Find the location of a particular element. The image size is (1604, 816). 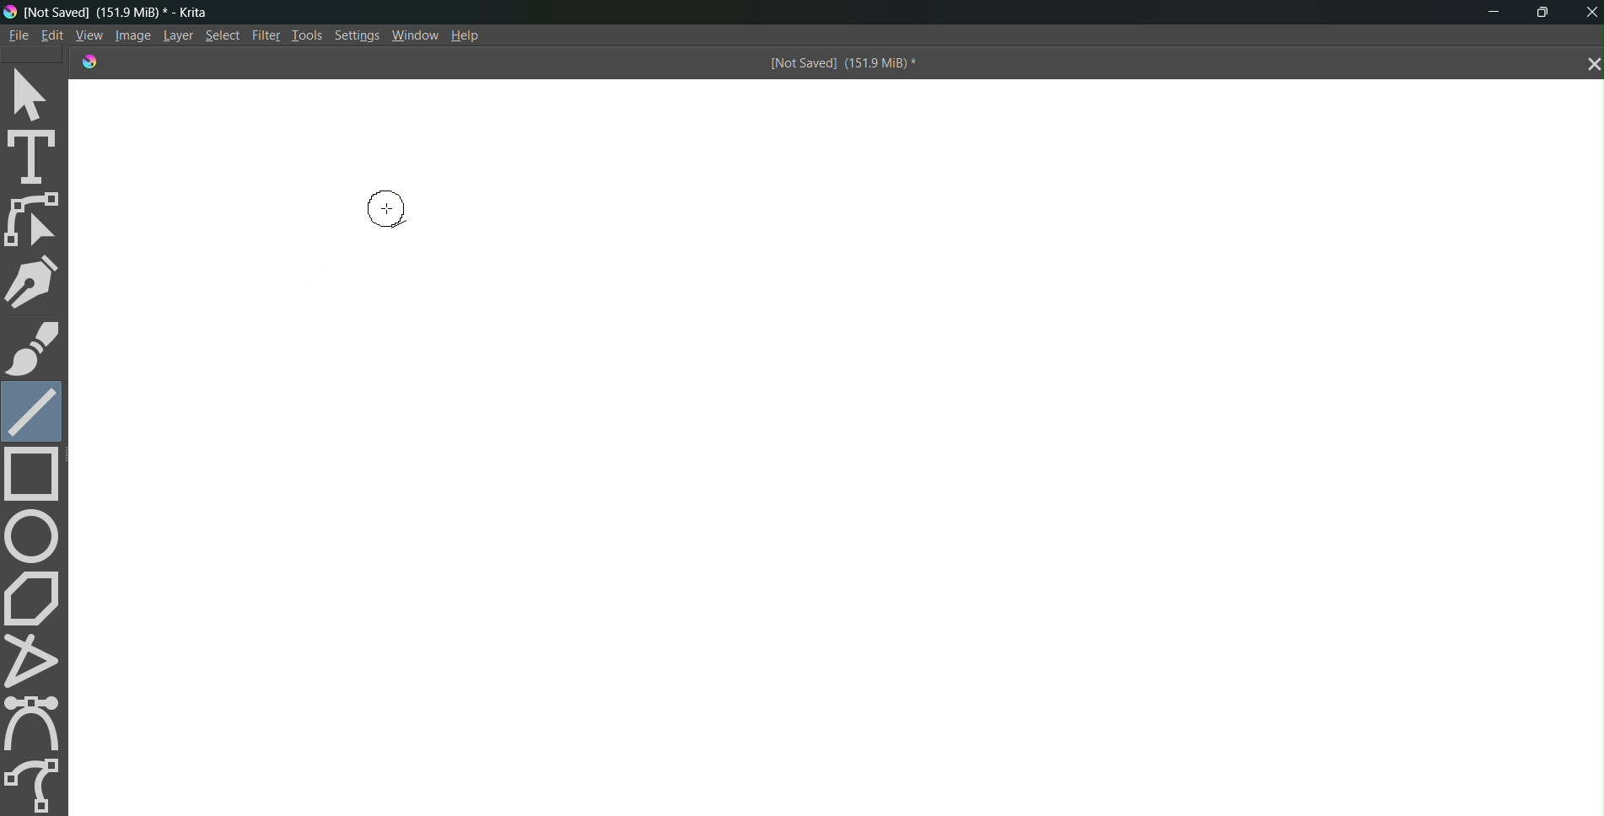

Tools is located at coordinates (305, 34).